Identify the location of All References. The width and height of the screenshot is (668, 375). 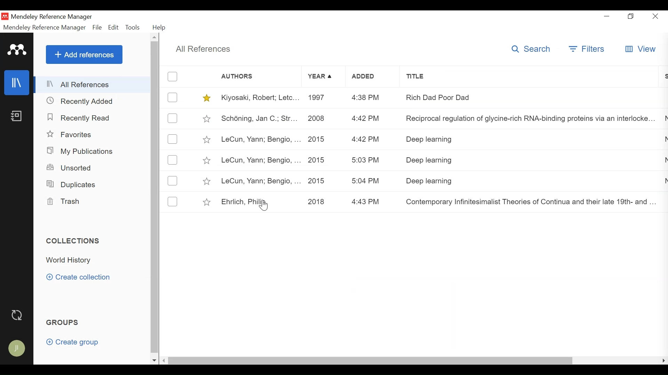
(201, 49).